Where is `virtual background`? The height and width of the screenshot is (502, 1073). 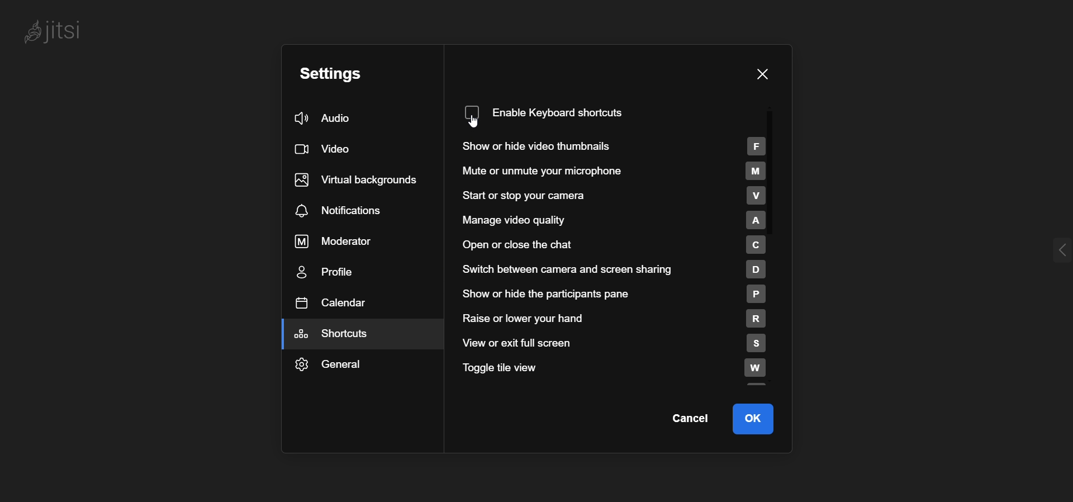
virtual background is located at coordinates (359, 178).